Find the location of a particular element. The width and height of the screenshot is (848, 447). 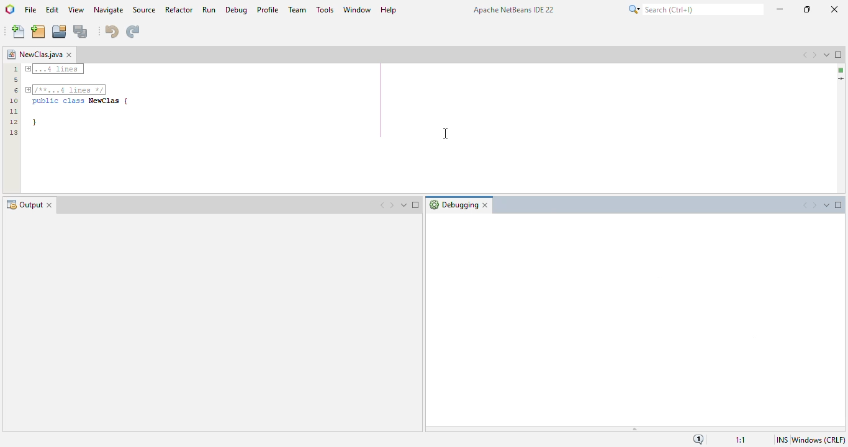

Apache NetBeans IDE 22 is located at coordinates (513, 10).